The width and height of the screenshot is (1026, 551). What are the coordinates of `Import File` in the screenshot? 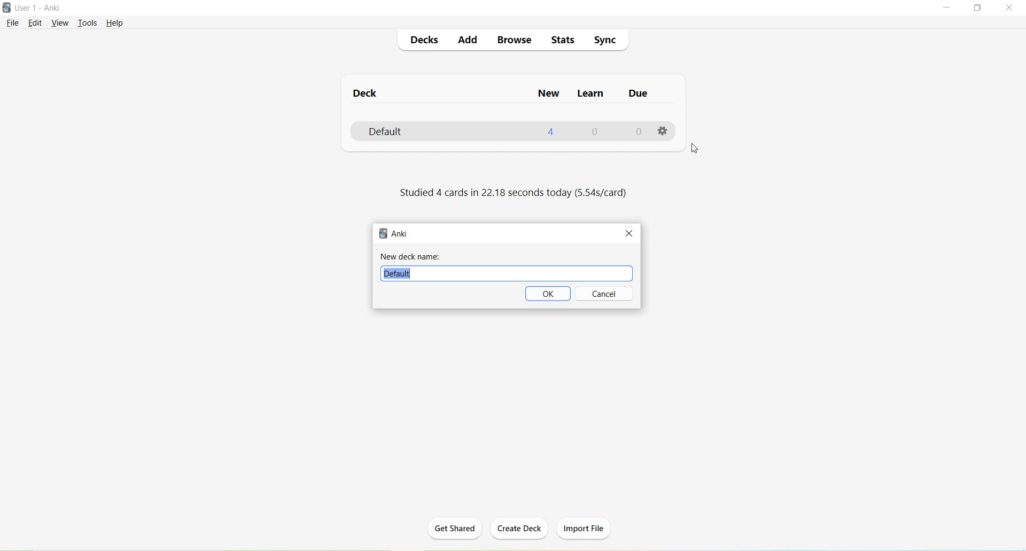 It's located at (585, 528).